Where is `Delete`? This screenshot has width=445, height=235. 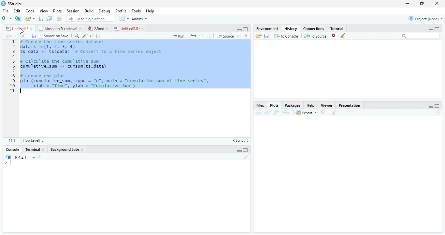 Delete is located at coordinates (323, 112).